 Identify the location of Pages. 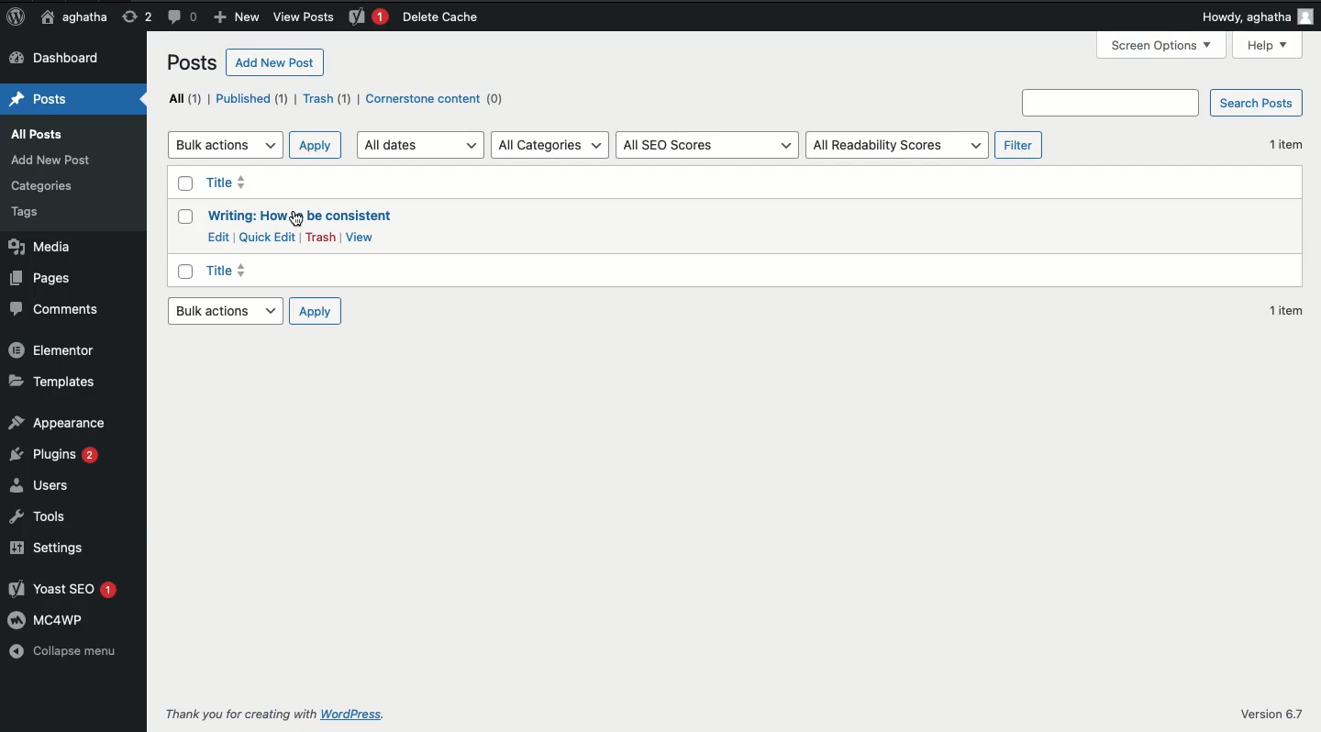
(43, 280).